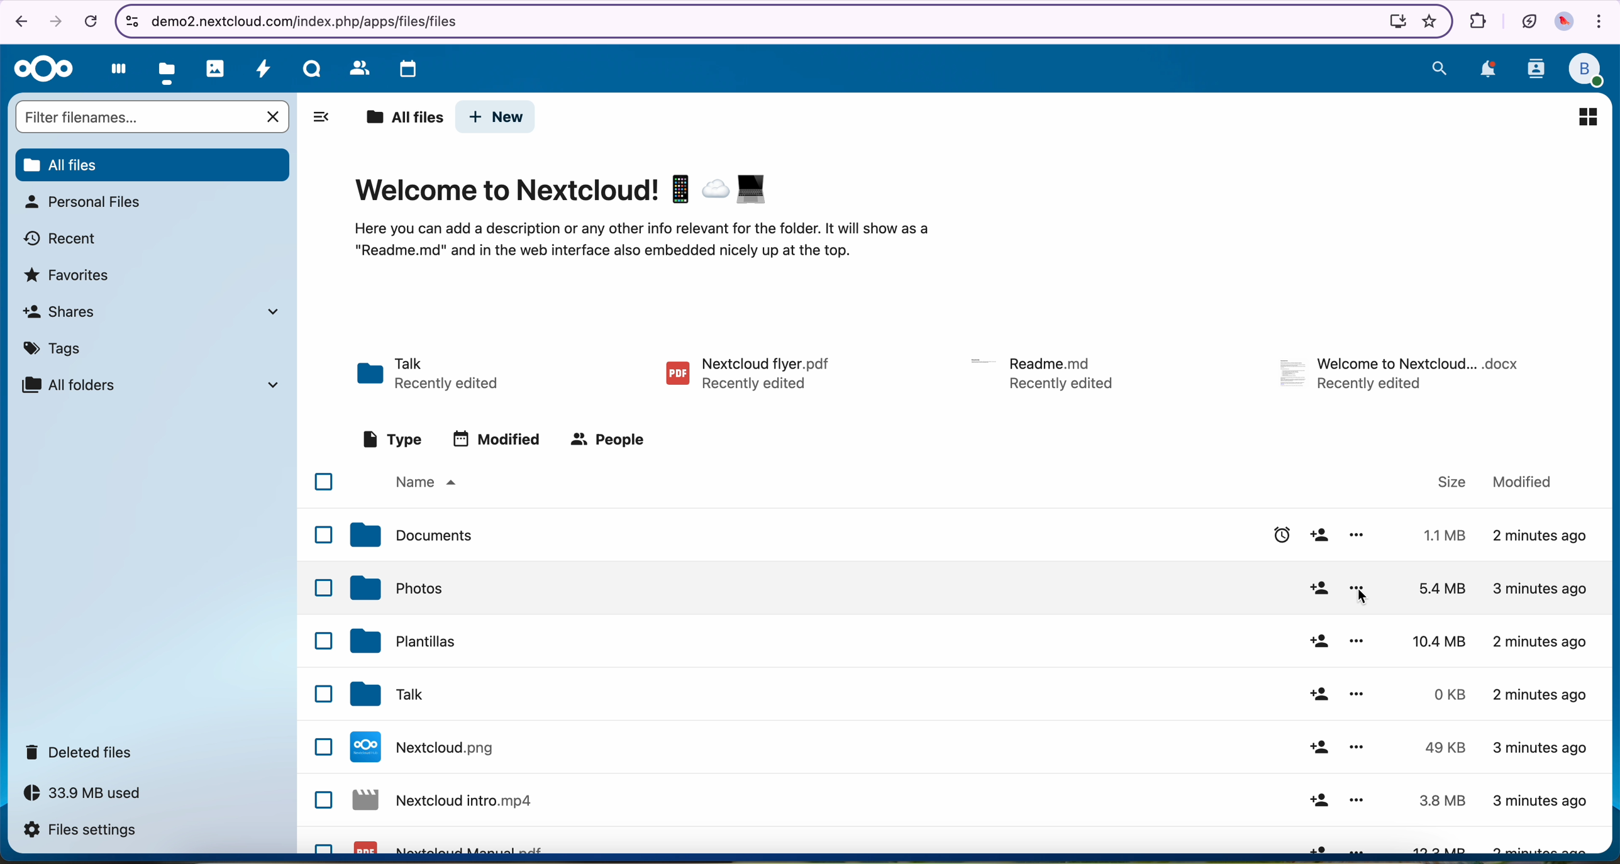 Image resolution: width=1620 pixels, height=864 pixels. I want to click on Talk folder, so click(433, 372).